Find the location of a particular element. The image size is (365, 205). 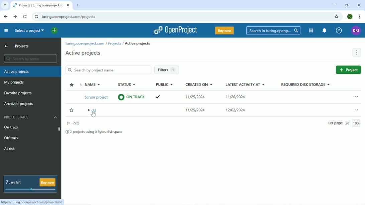

To notification center is located at coordinates (325, 30).